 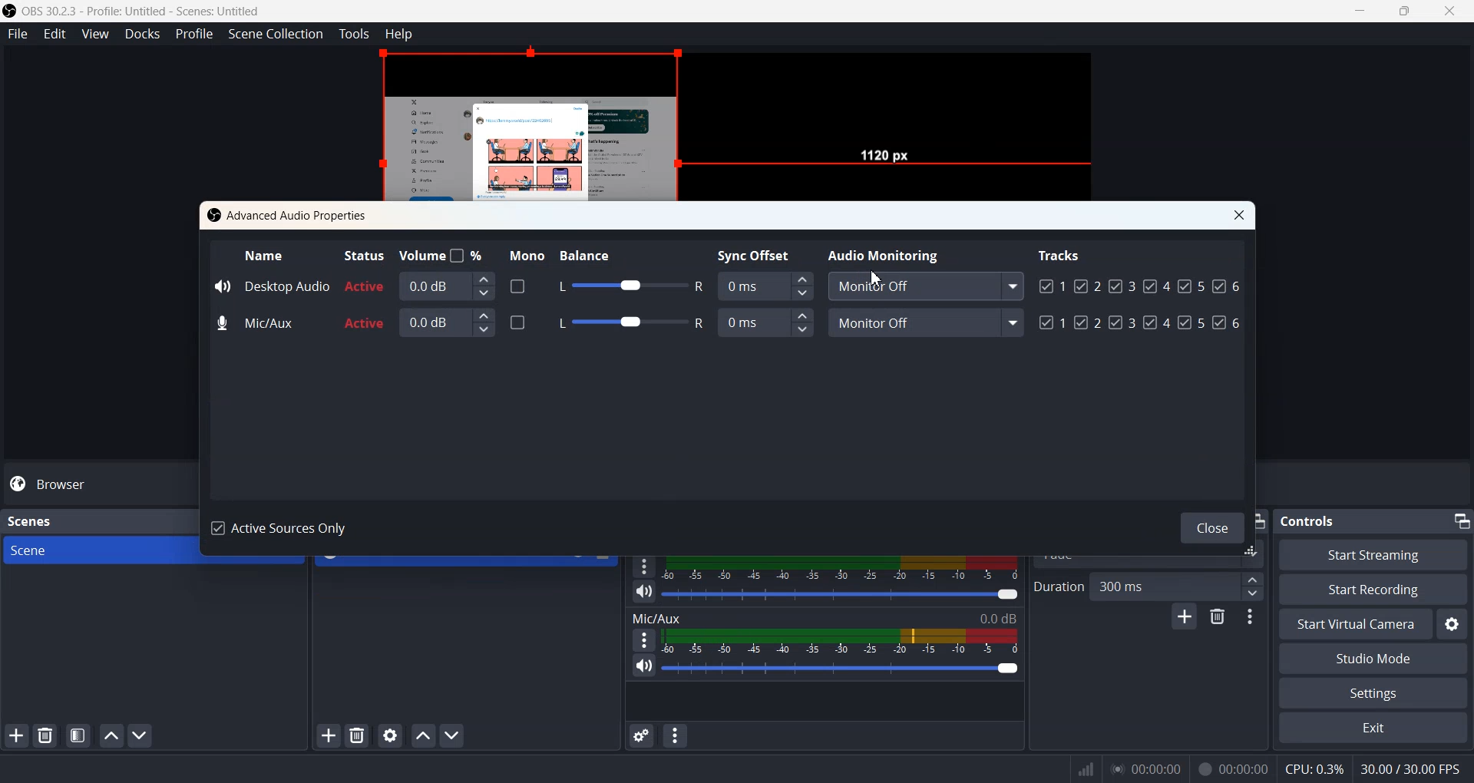 I want to click on Delete Selected Scene, so click(x=45, y=736).